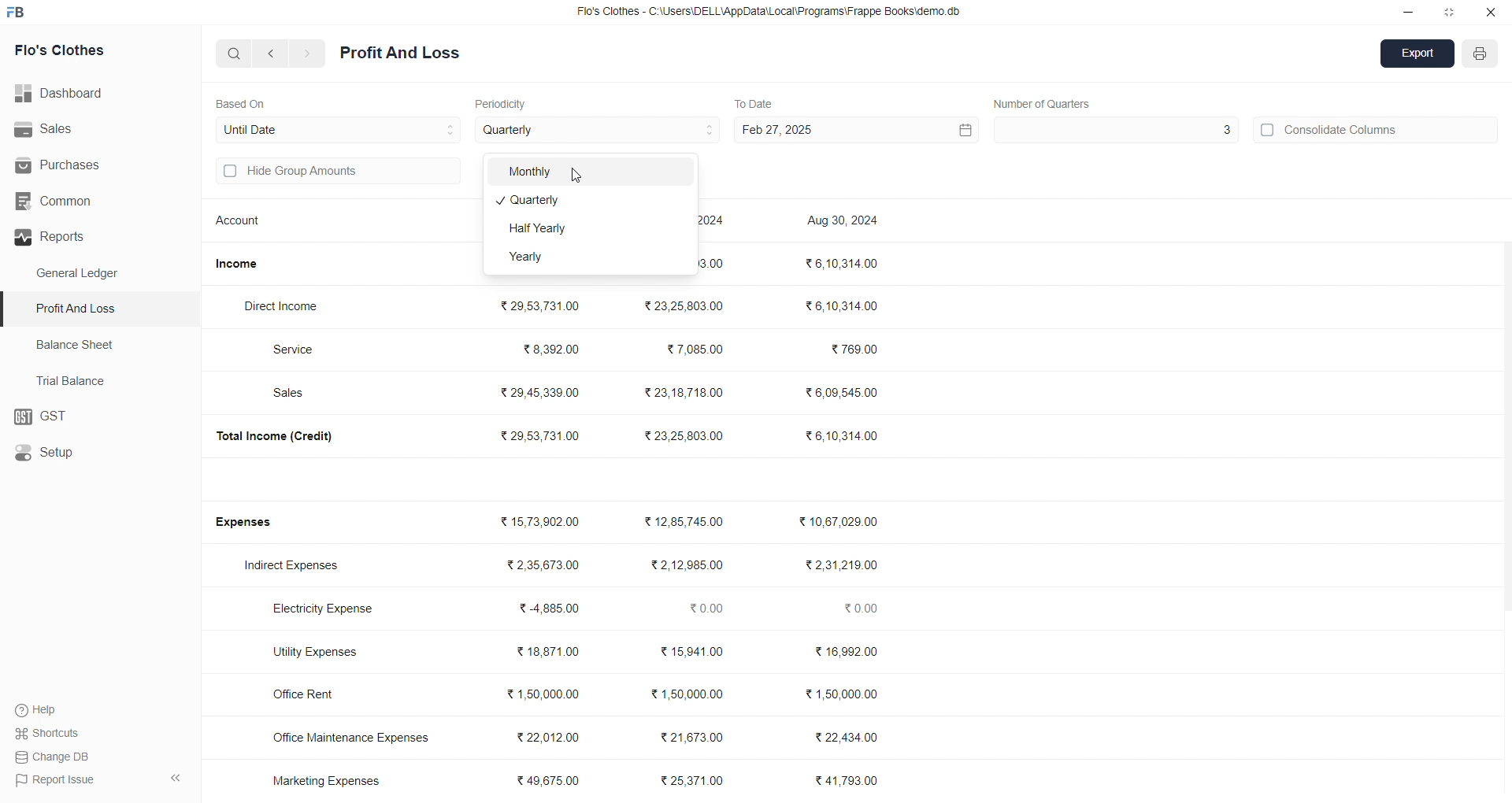 The image size is (1512, 803). I want to click on ₹21,673.00, so click(694, 736).